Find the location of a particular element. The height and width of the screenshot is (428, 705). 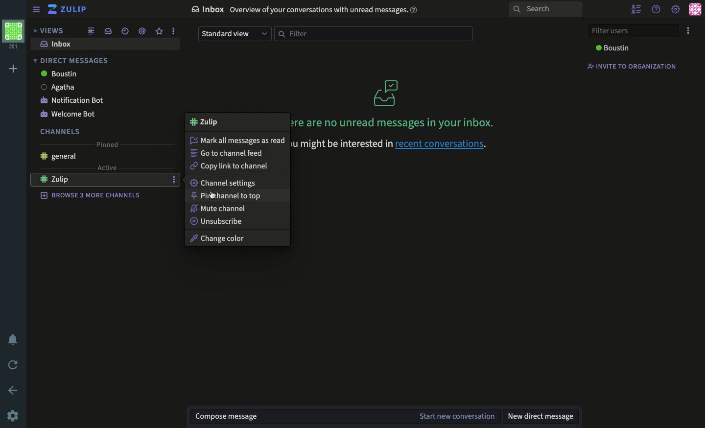

favorite is located at coordinates (158, 31).